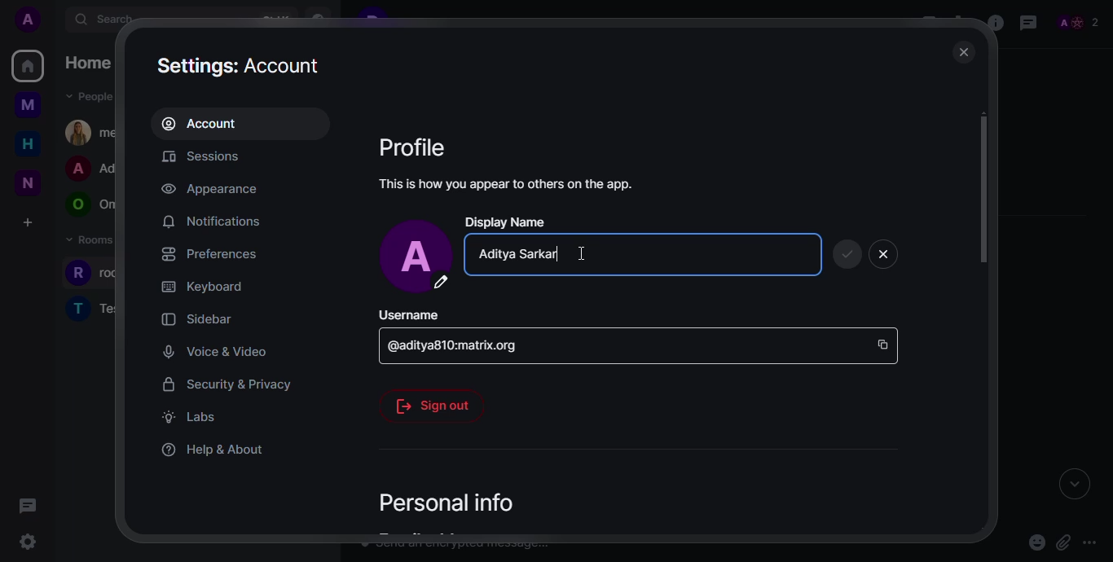 Image resolution: width=1113 pixels, height=562 pixels. I want to click on id, so click(460, 347).